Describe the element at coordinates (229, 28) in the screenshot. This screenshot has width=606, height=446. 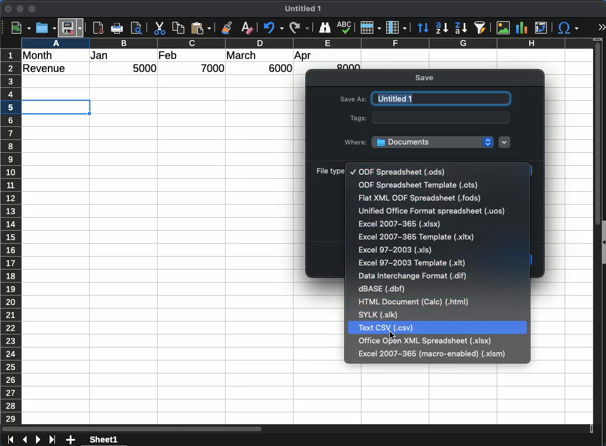
I see `clone formatting` at that location.